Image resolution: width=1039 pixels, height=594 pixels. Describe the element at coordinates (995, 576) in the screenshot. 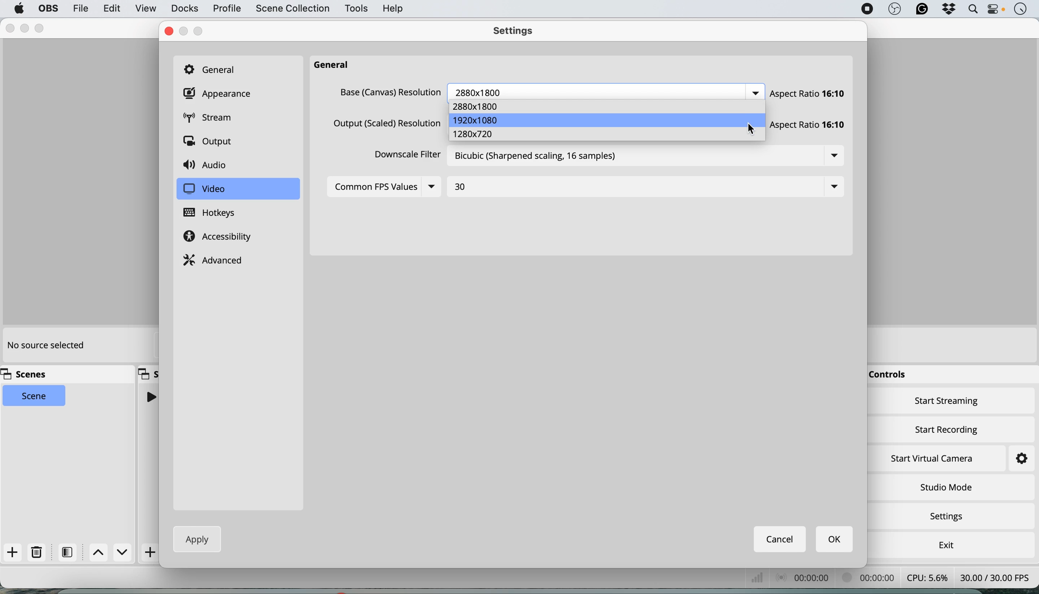

I see `frames per second` at that location.